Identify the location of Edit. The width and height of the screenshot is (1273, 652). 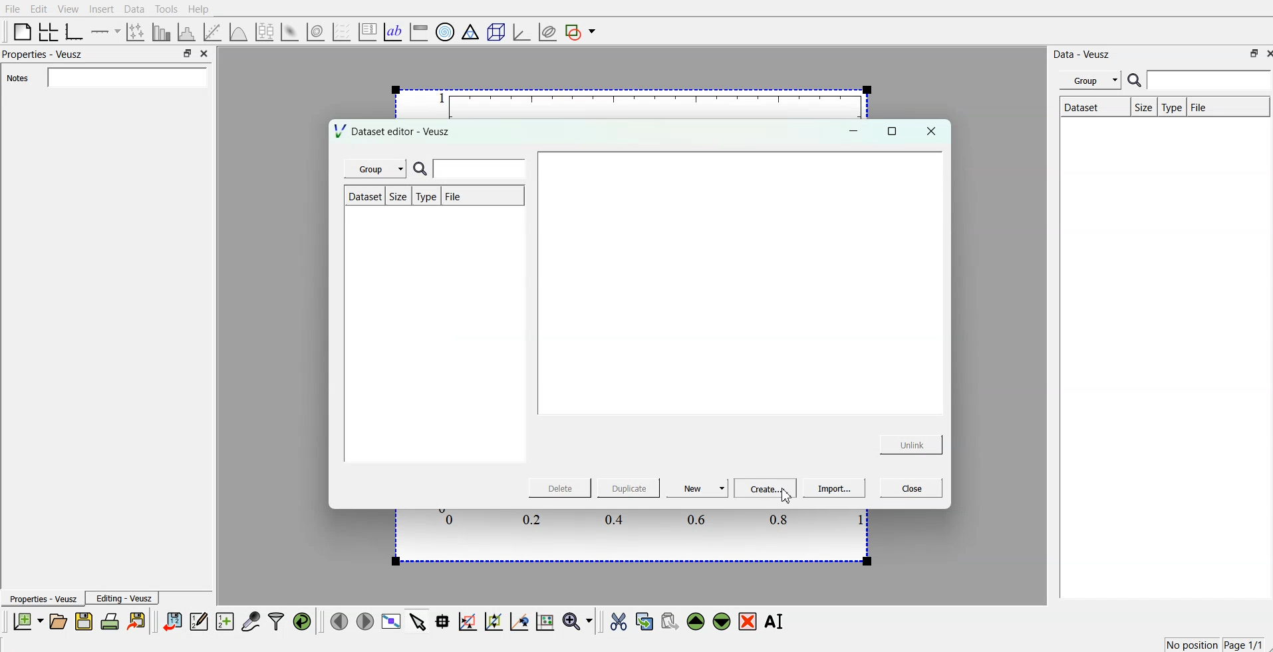
(39, 9).